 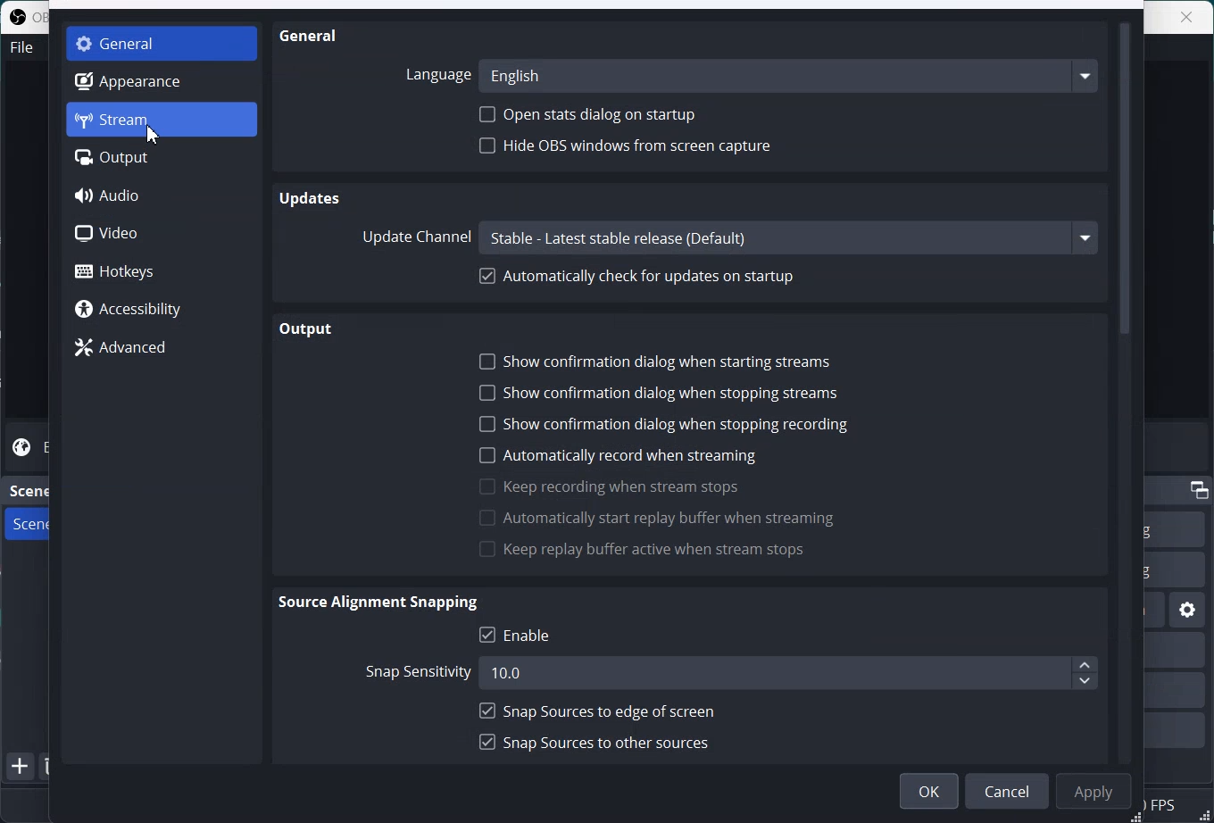 I want to click on Cursor, so click(x=150, y=137).